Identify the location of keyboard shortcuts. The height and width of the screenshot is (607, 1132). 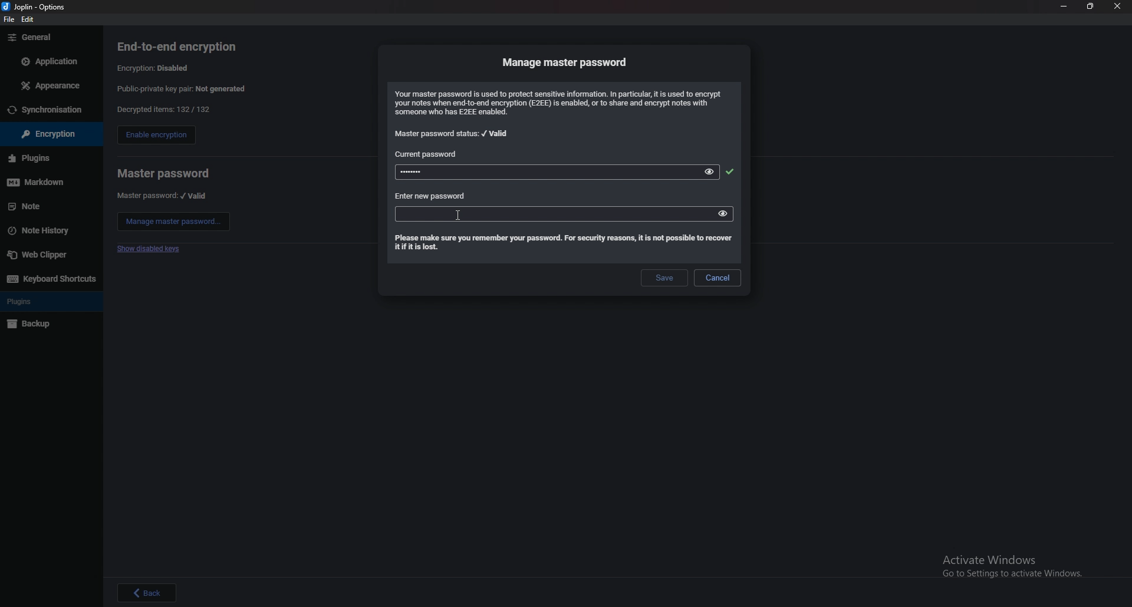
(50, 278).